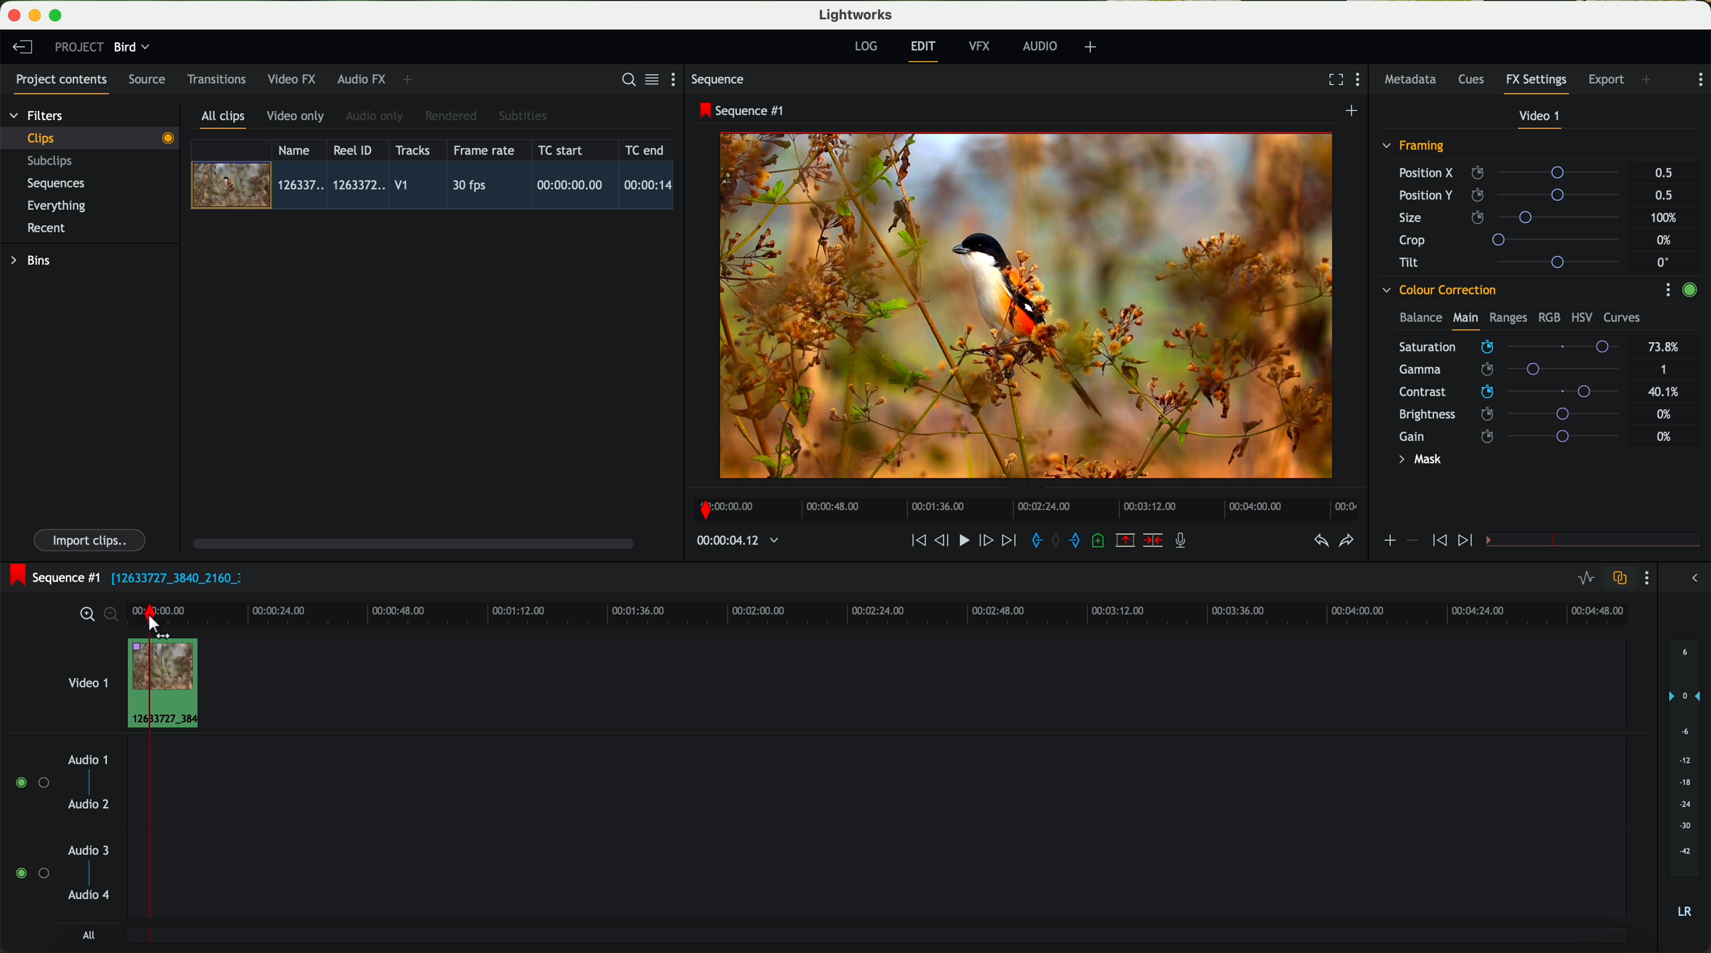  What do you see at coordinates (1581, 317) in the screenshot?
I see `HSV` at bounding box center [1581, 317].